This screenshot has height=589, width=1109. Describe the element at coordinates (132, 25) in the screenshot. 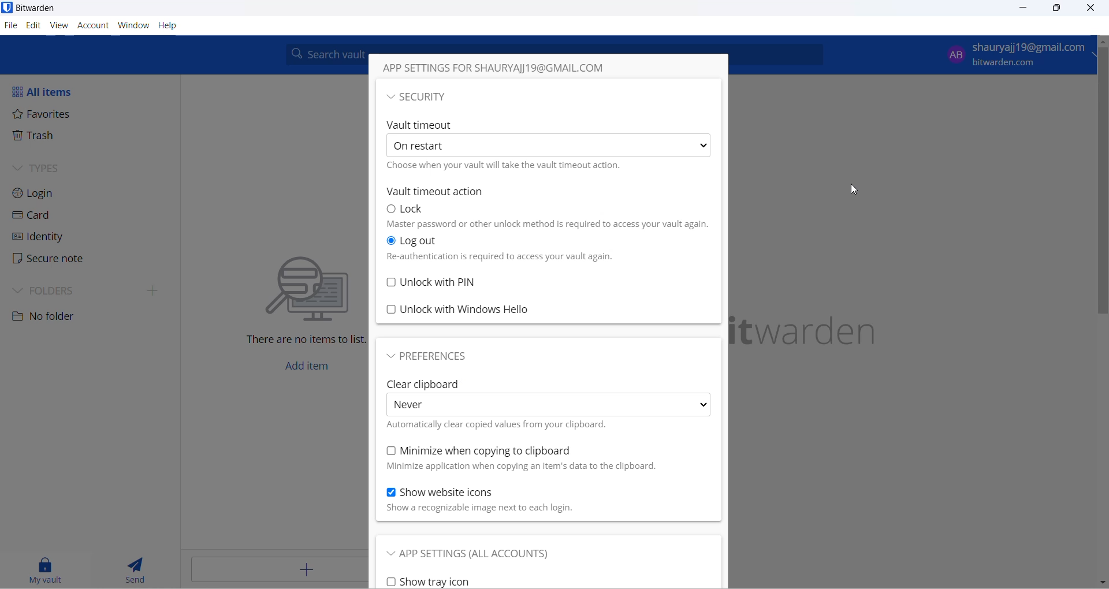

I see `window` at that location.